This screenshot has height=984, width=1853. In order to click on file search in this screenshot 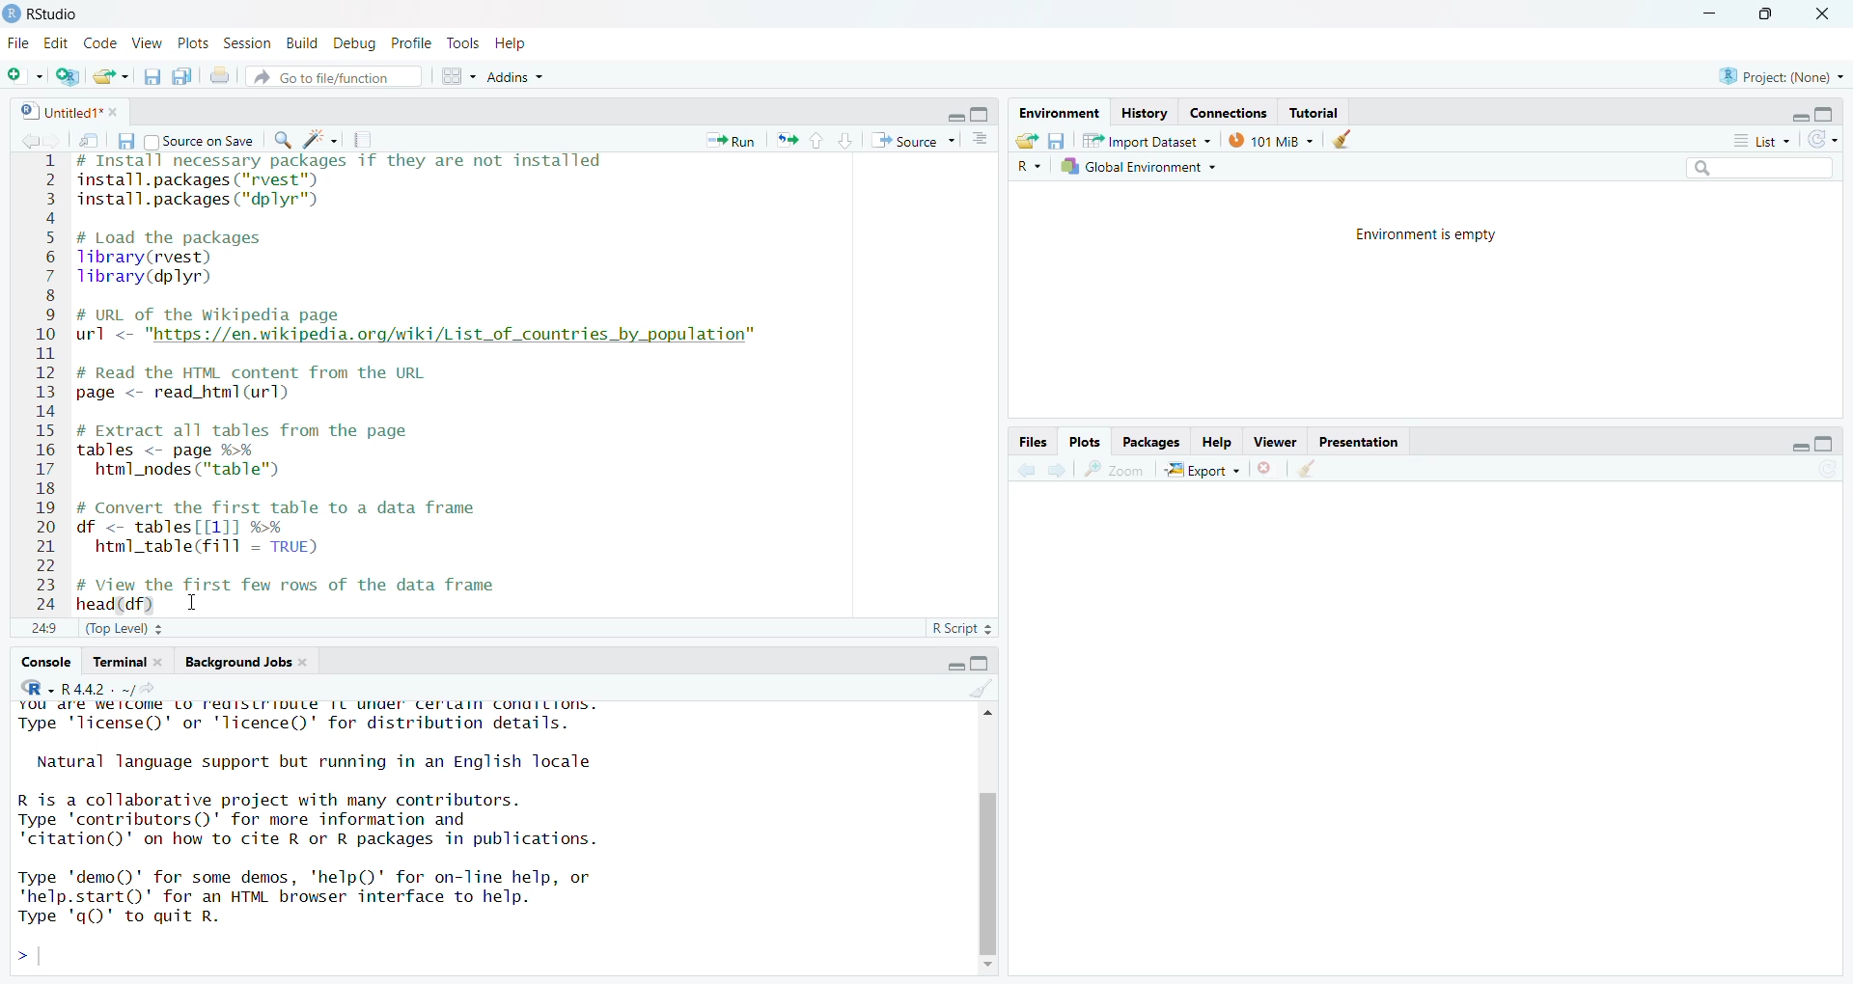, I will do `click(334, 76)`.